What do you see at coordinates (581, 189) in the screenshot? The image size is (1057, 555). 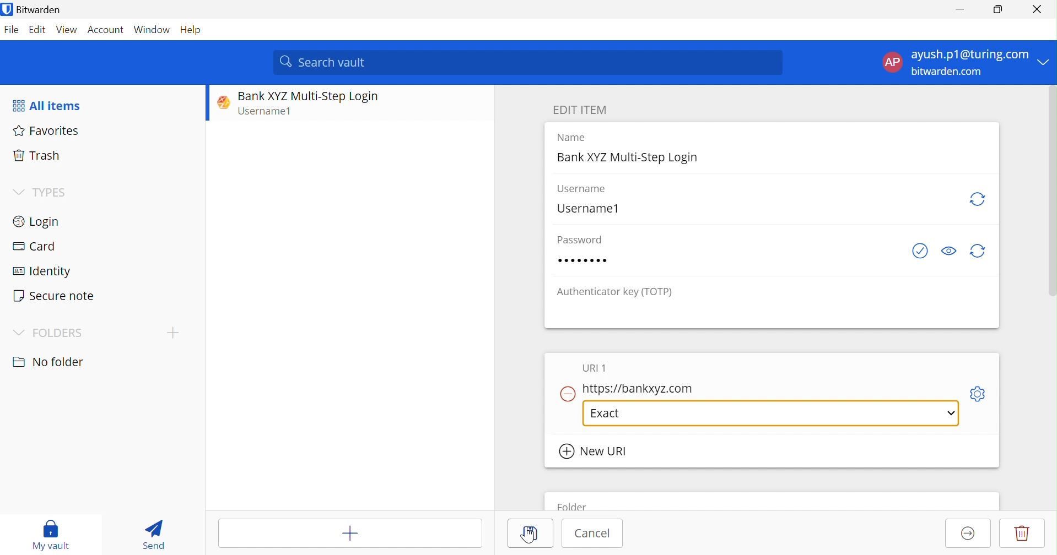 I see `Username` at bounding box center [581, 189].